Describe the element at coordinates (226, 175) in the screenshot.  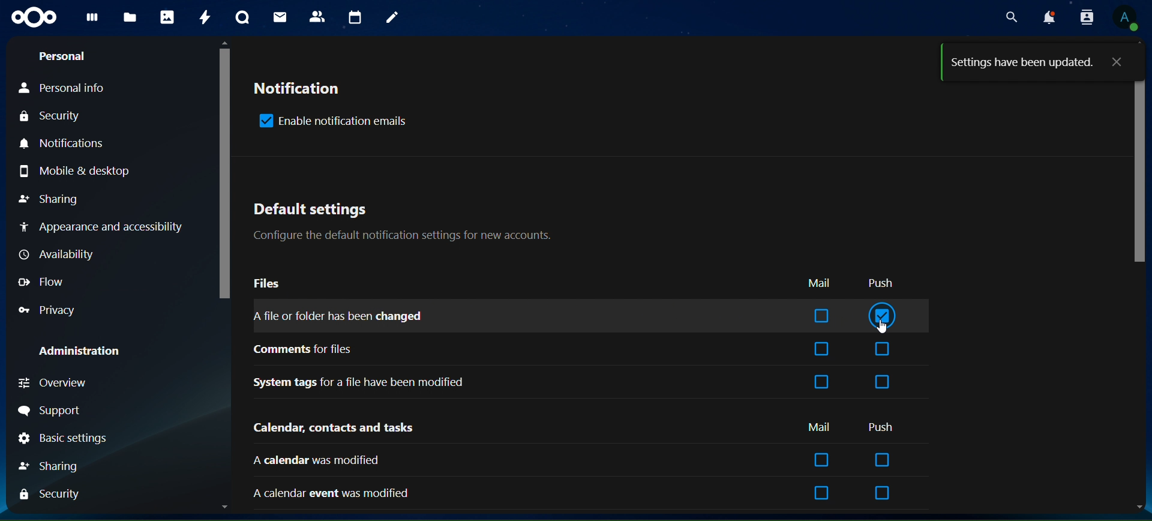
I see `scrollbar` at that location.